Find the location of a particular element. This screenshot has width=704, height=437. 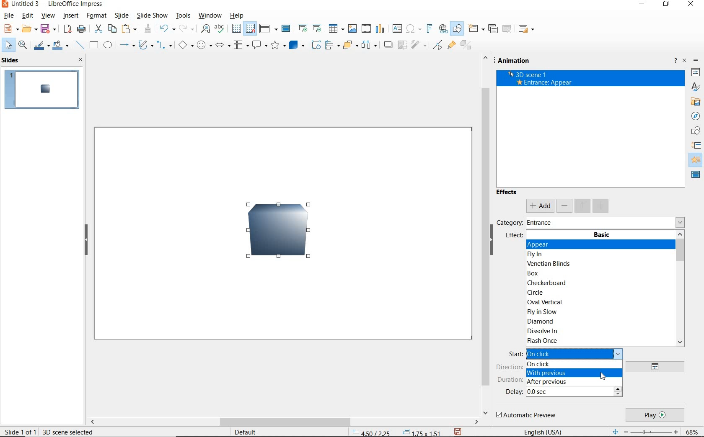

display views is located at coordinates (269, 28).